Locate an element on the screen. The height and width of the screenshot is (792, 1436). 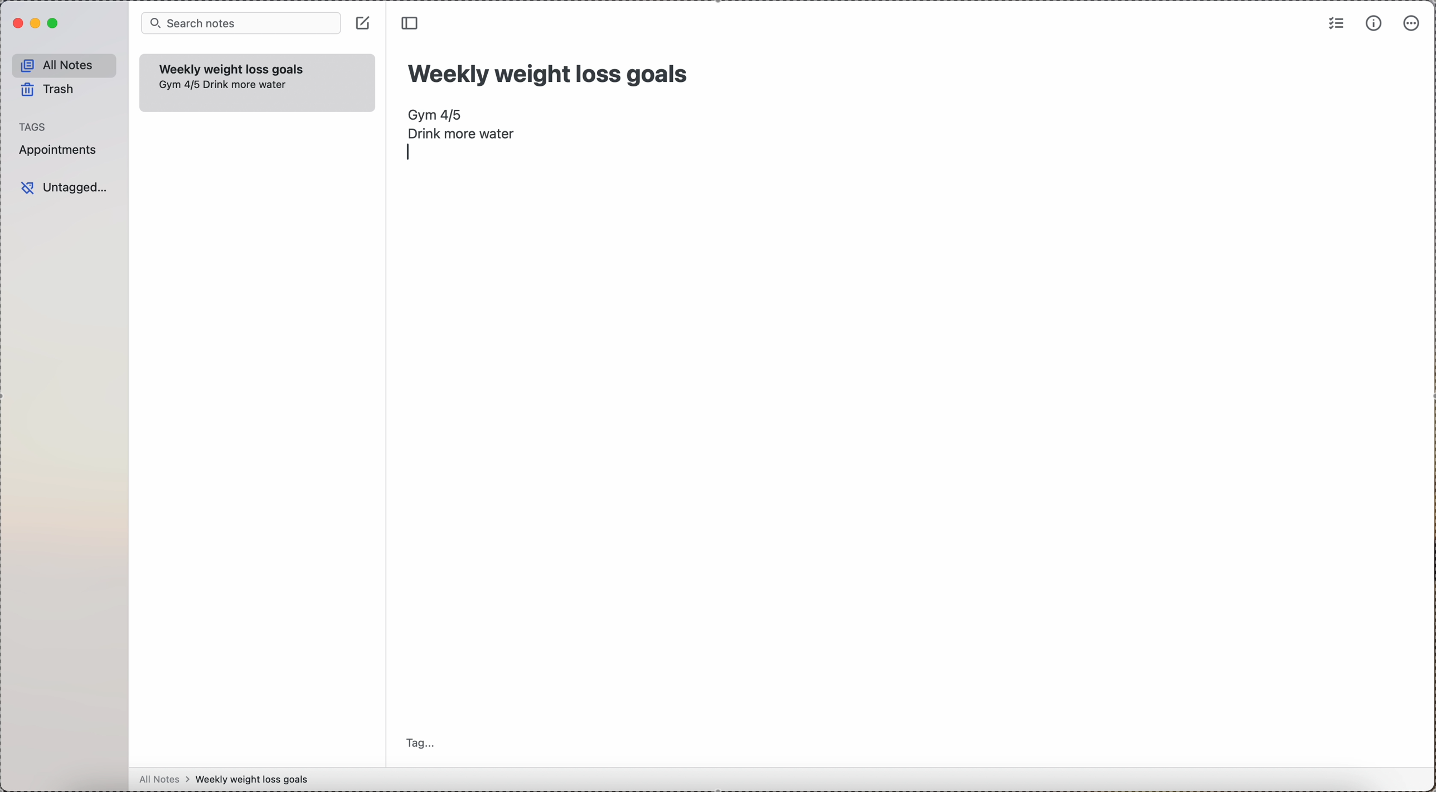
maximize Simplenote is located at coordinates (55, 23).